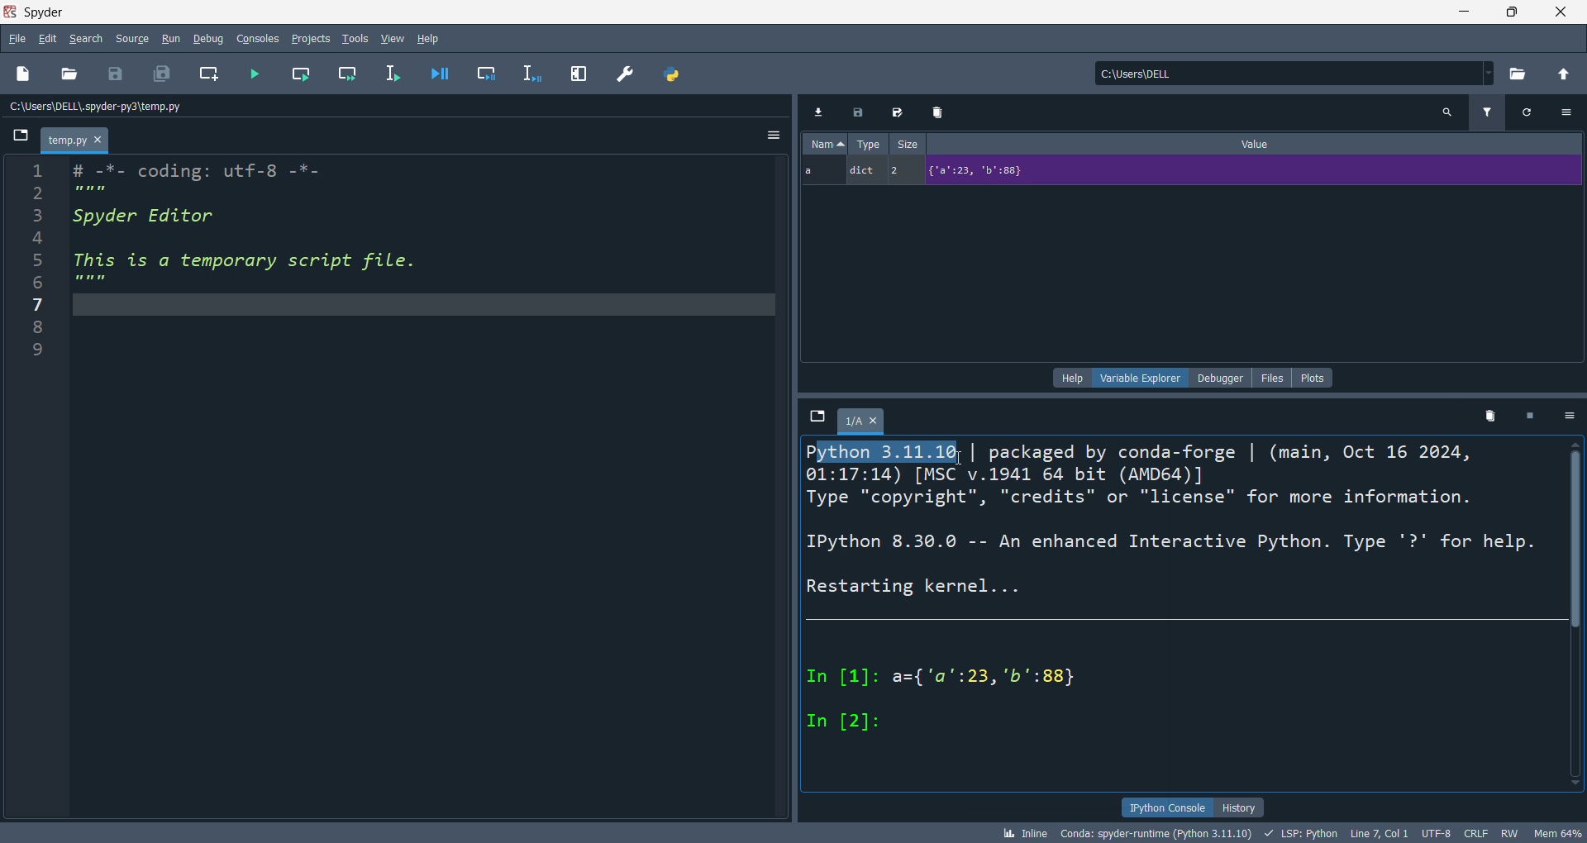 Image resolution: width=1587 pixels, height=843 pixels. What do you see at coordinates (1566, 75) in the screenshot?
I see `open parent directory` at bounding box center [1566, 75].